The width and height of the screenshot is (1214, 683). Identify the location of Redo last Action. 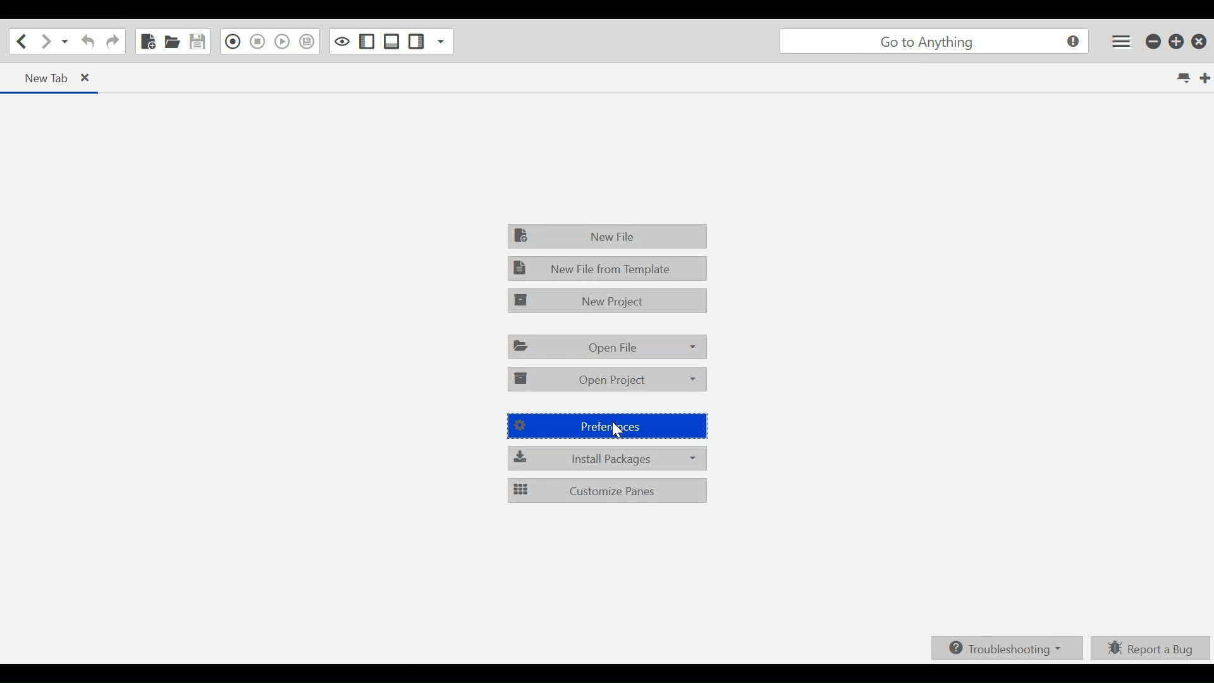
(112, 43).